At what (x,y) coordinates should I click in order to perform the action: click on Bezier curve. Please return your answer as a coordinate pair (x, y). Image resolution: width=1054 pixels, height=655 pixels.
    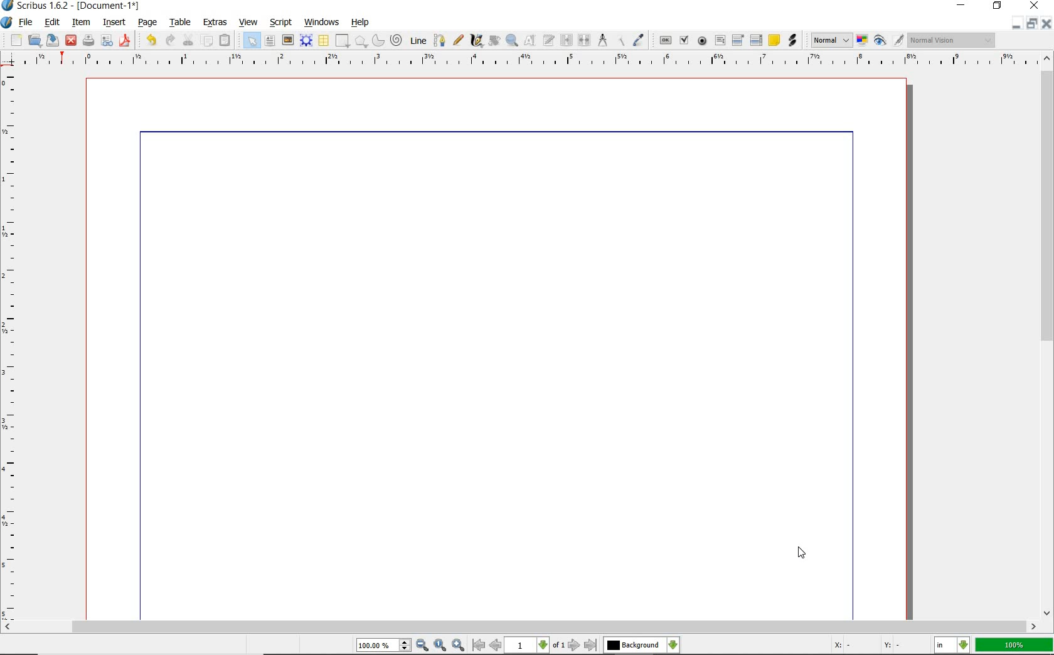
    Looking at the image, I should click on (439, 40).